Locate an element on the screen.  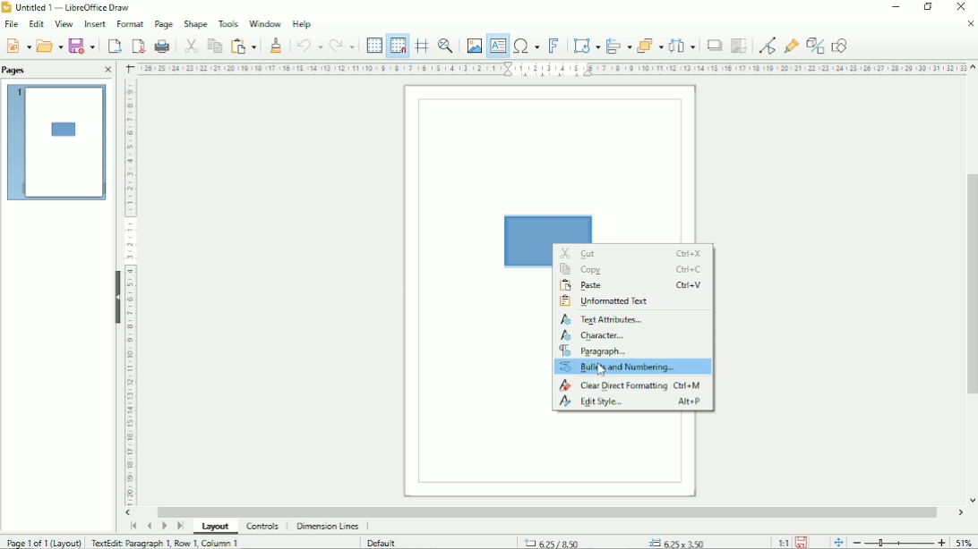
Minimize is located at coordinates (896, 7).